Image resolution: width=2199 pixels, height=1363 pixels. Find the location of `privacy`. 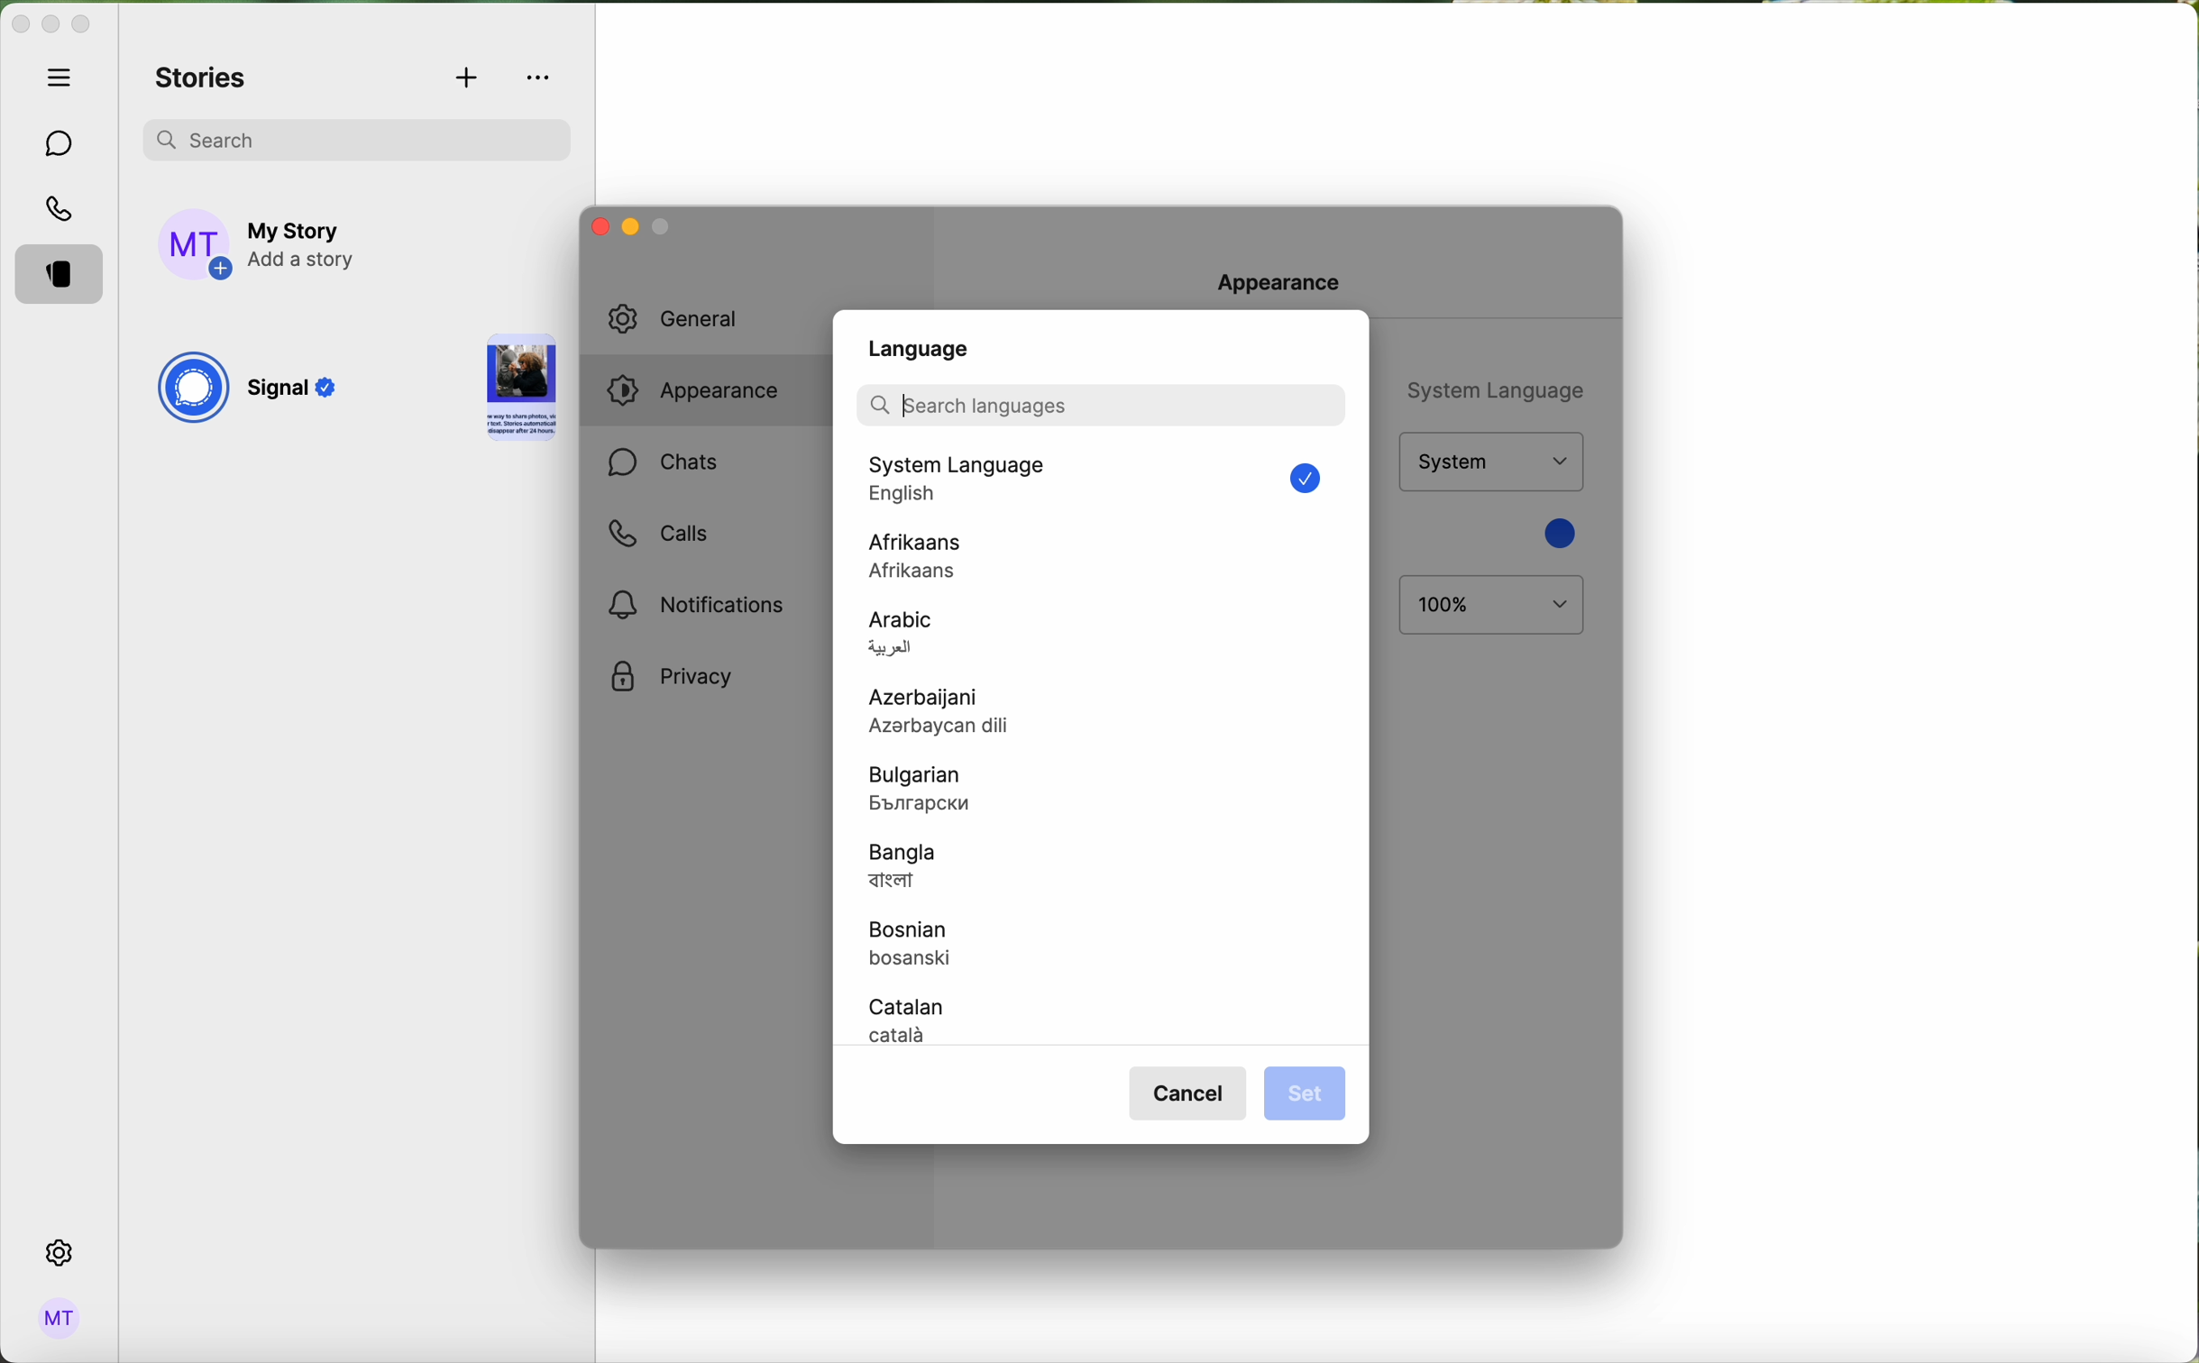

privacy is located at coordinates (672, 678).